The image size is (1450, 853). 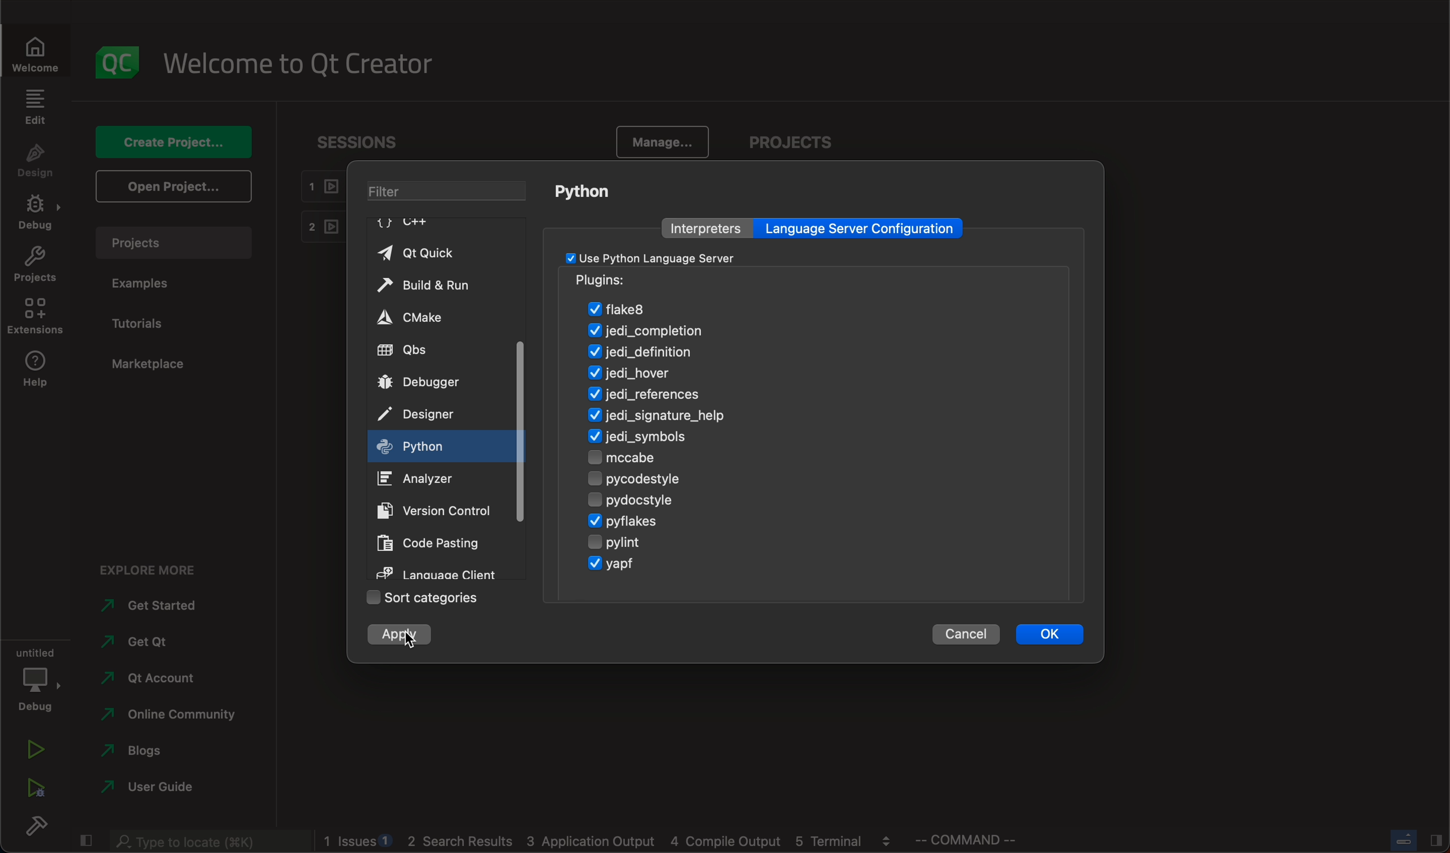 What do you see at coordinates (663, 141) in the screenshot?
I see `manage` at bounding box center [663, 141].